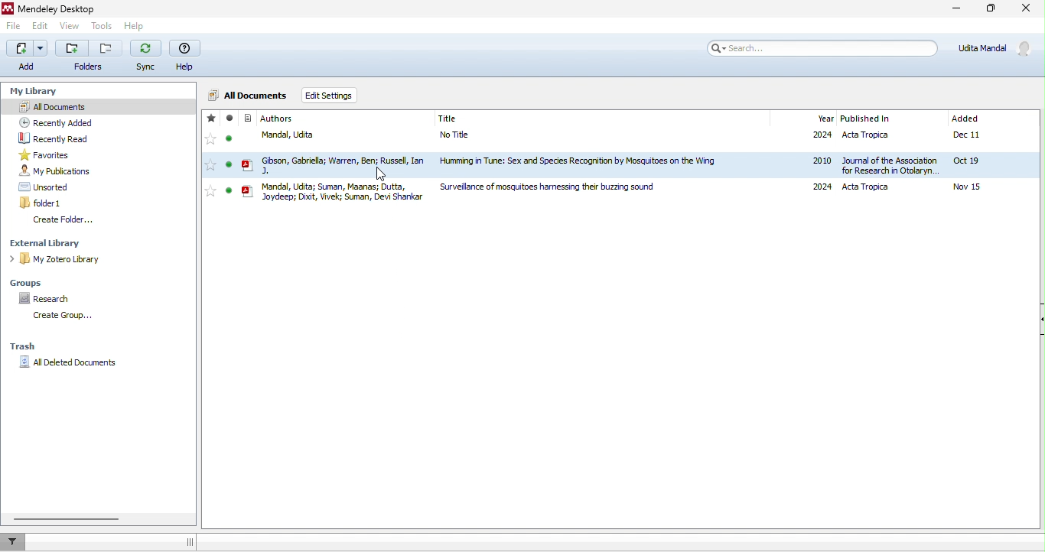 The height and width of the screenshot is (552, 1045). Describe the element at coordinates (63, 518) in the screenshot. I see `horizontal scroll bar` at that location.